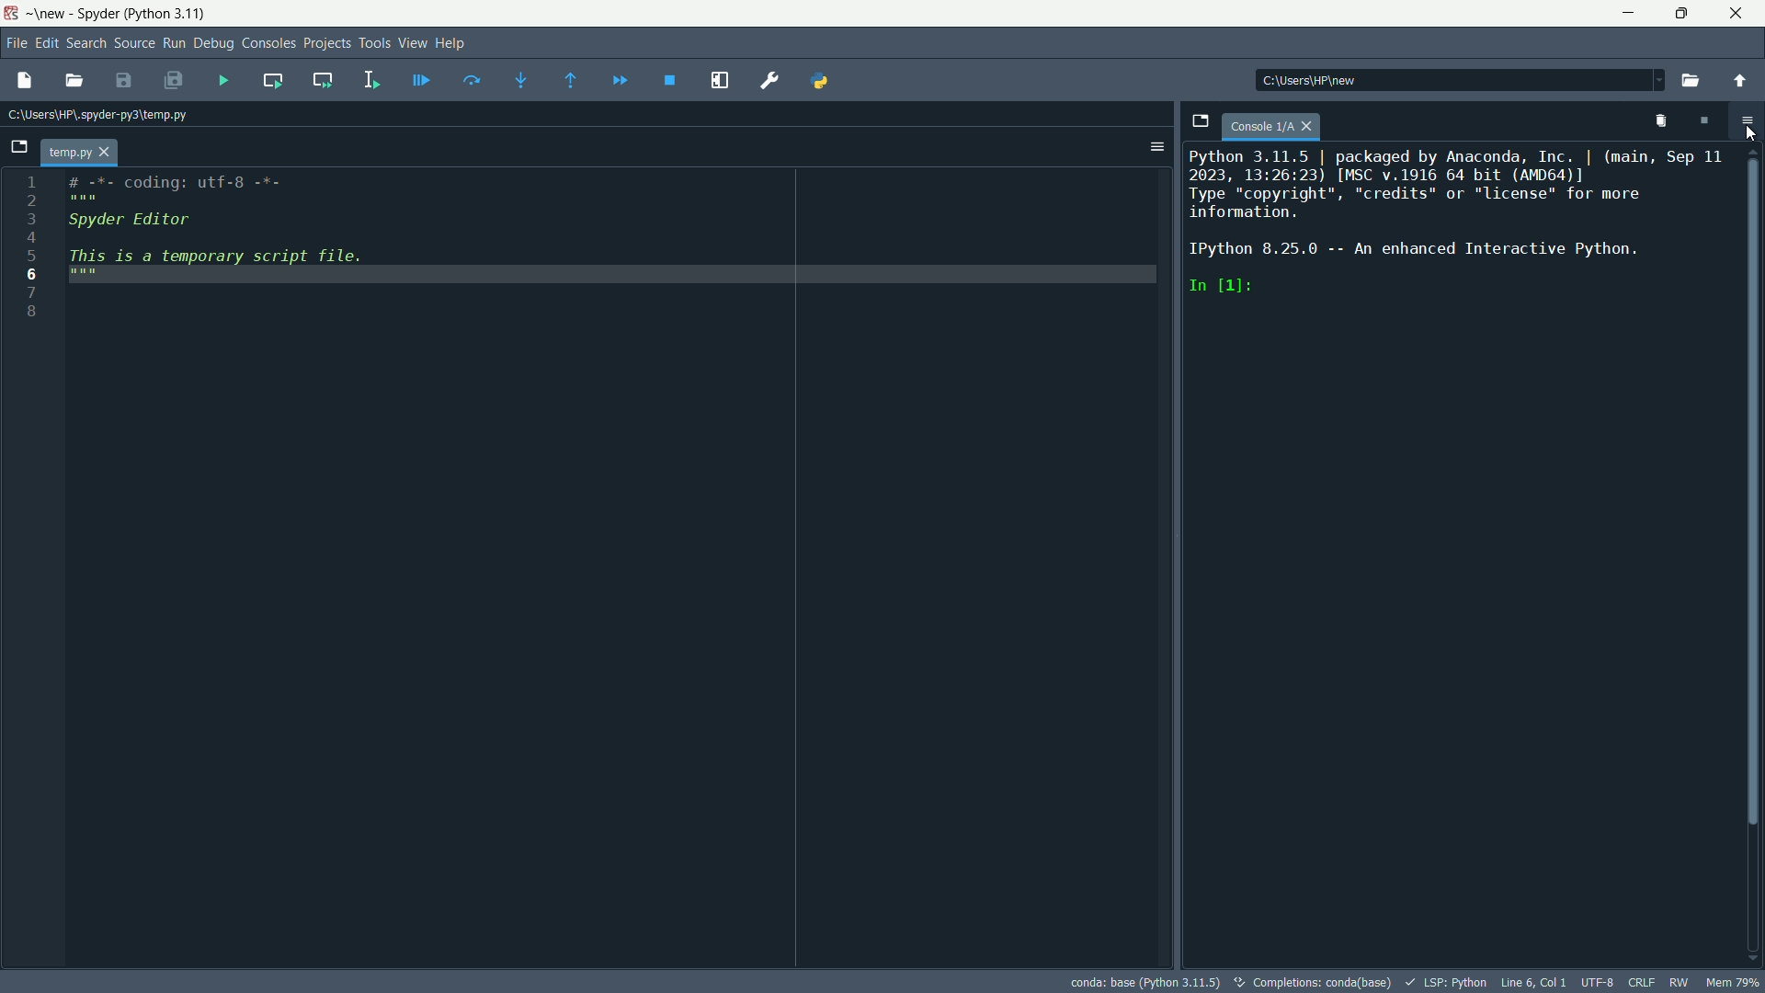 The width and height of the screenshot is (1765, 993). I want to click on browse tabs, so click(1201, 122).